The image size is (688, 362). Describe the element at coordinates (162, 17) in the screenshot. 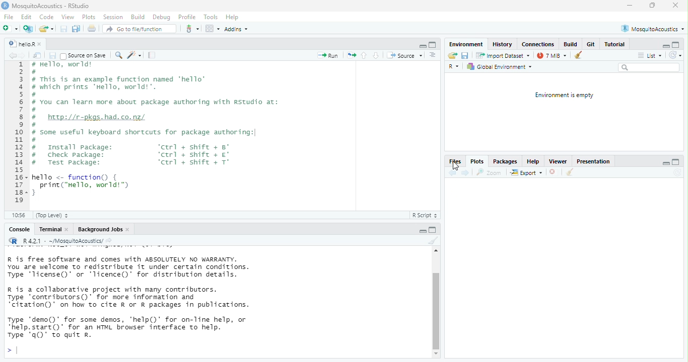

I see `Debug` at that location.